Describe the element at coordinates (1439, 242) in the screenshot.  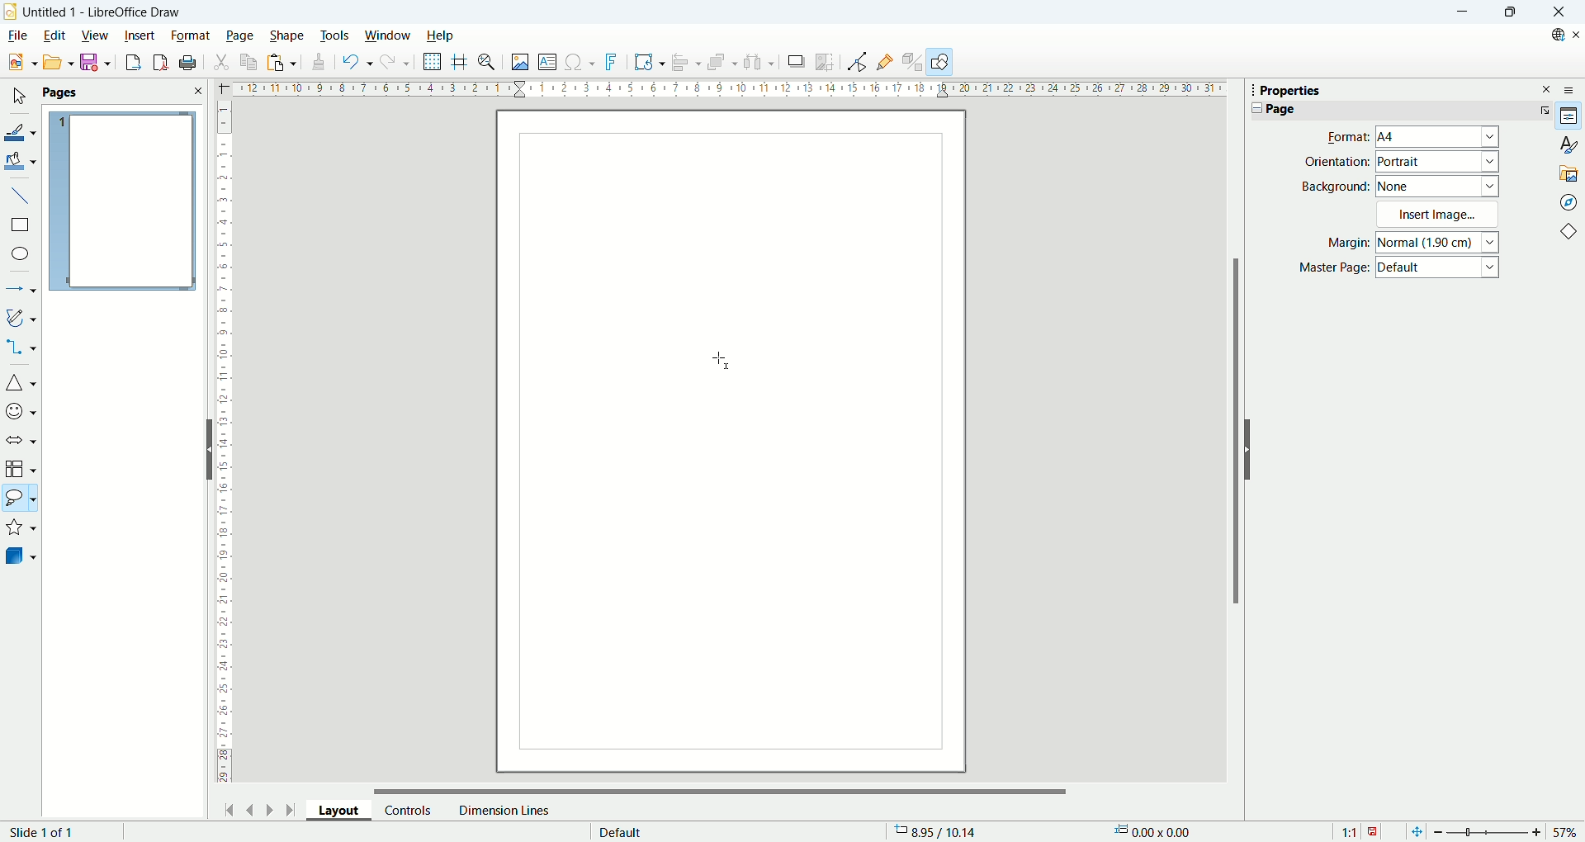
I see `Normal` at that location.